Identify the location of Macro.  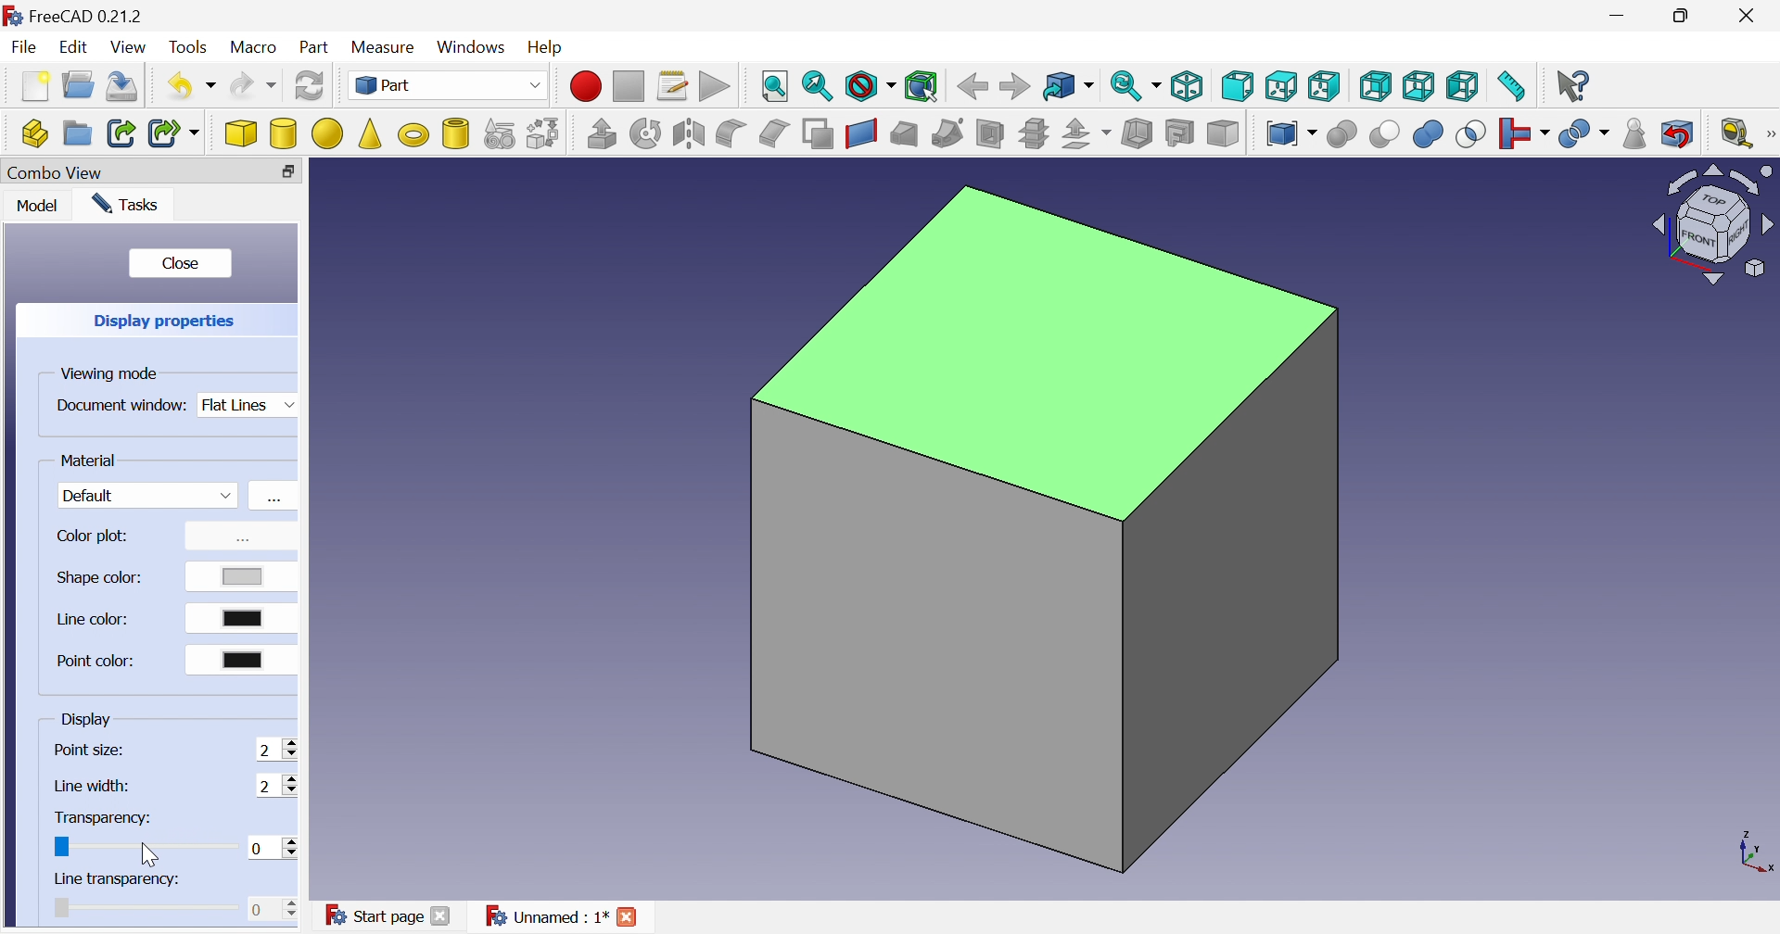
(254, 47).